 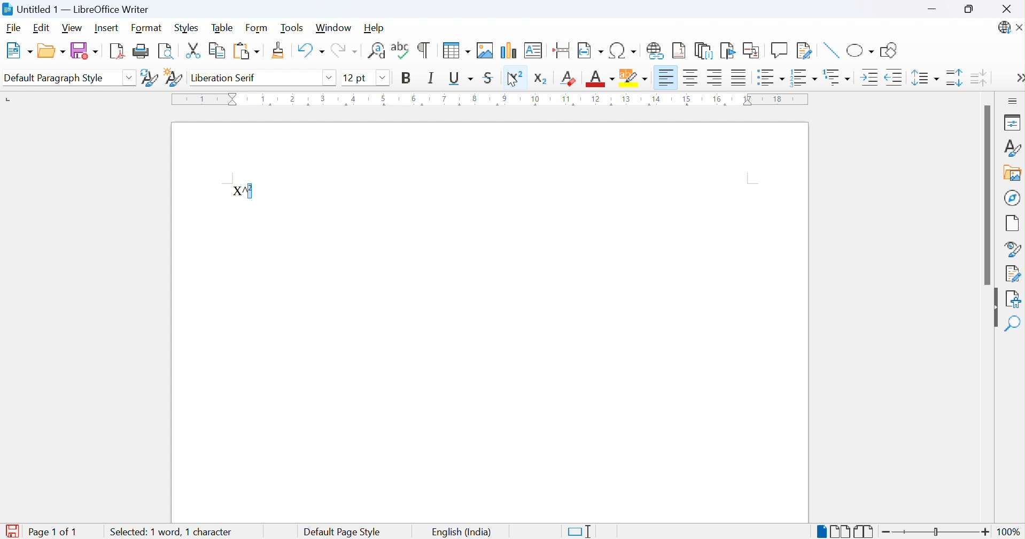 What do you see at coordinates (1006, 9) in the screenshot?
I see `Close` at bounding box center [1006, 9].